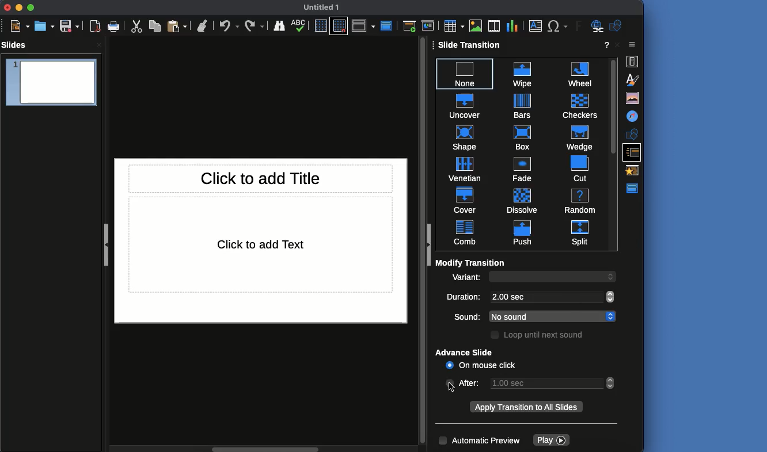  I want to click on scroll, so click(264, 448).